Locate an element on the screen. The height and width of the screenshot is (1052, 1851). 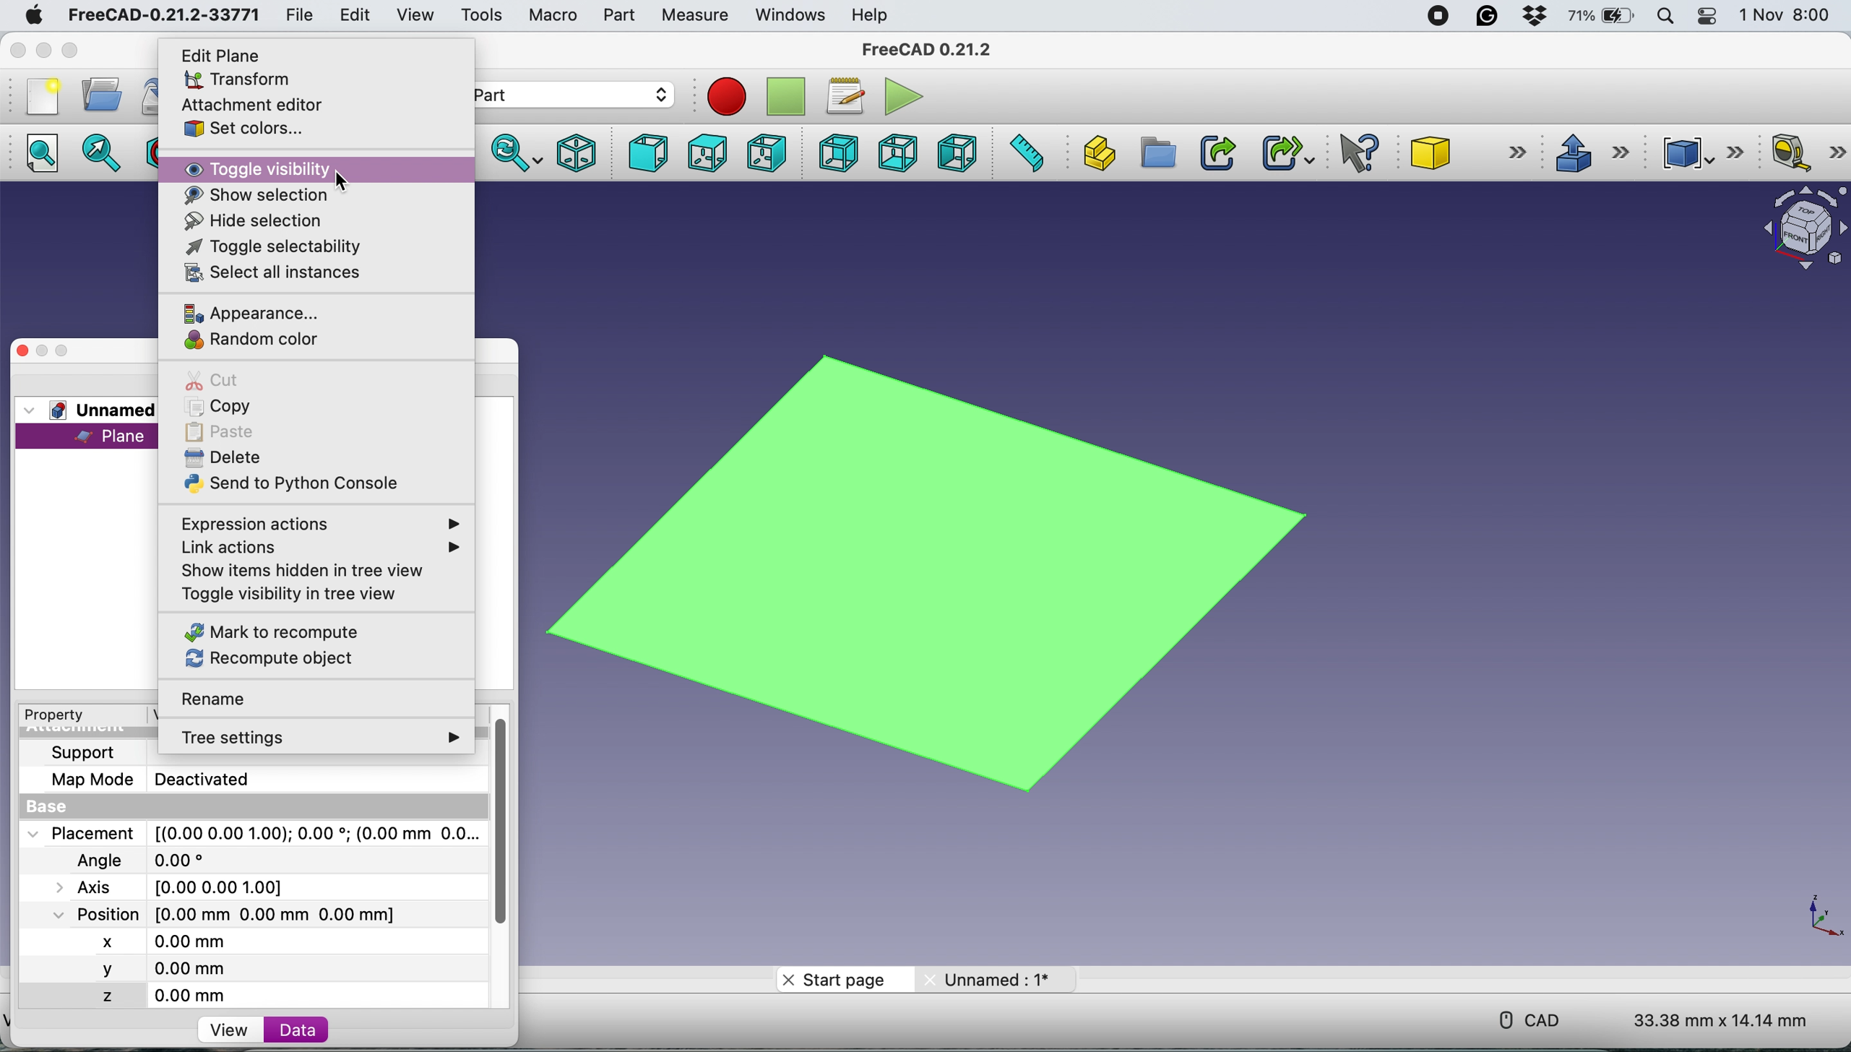
Axis [0.00 0.00 1.00] is located at coordinates (172, 886).